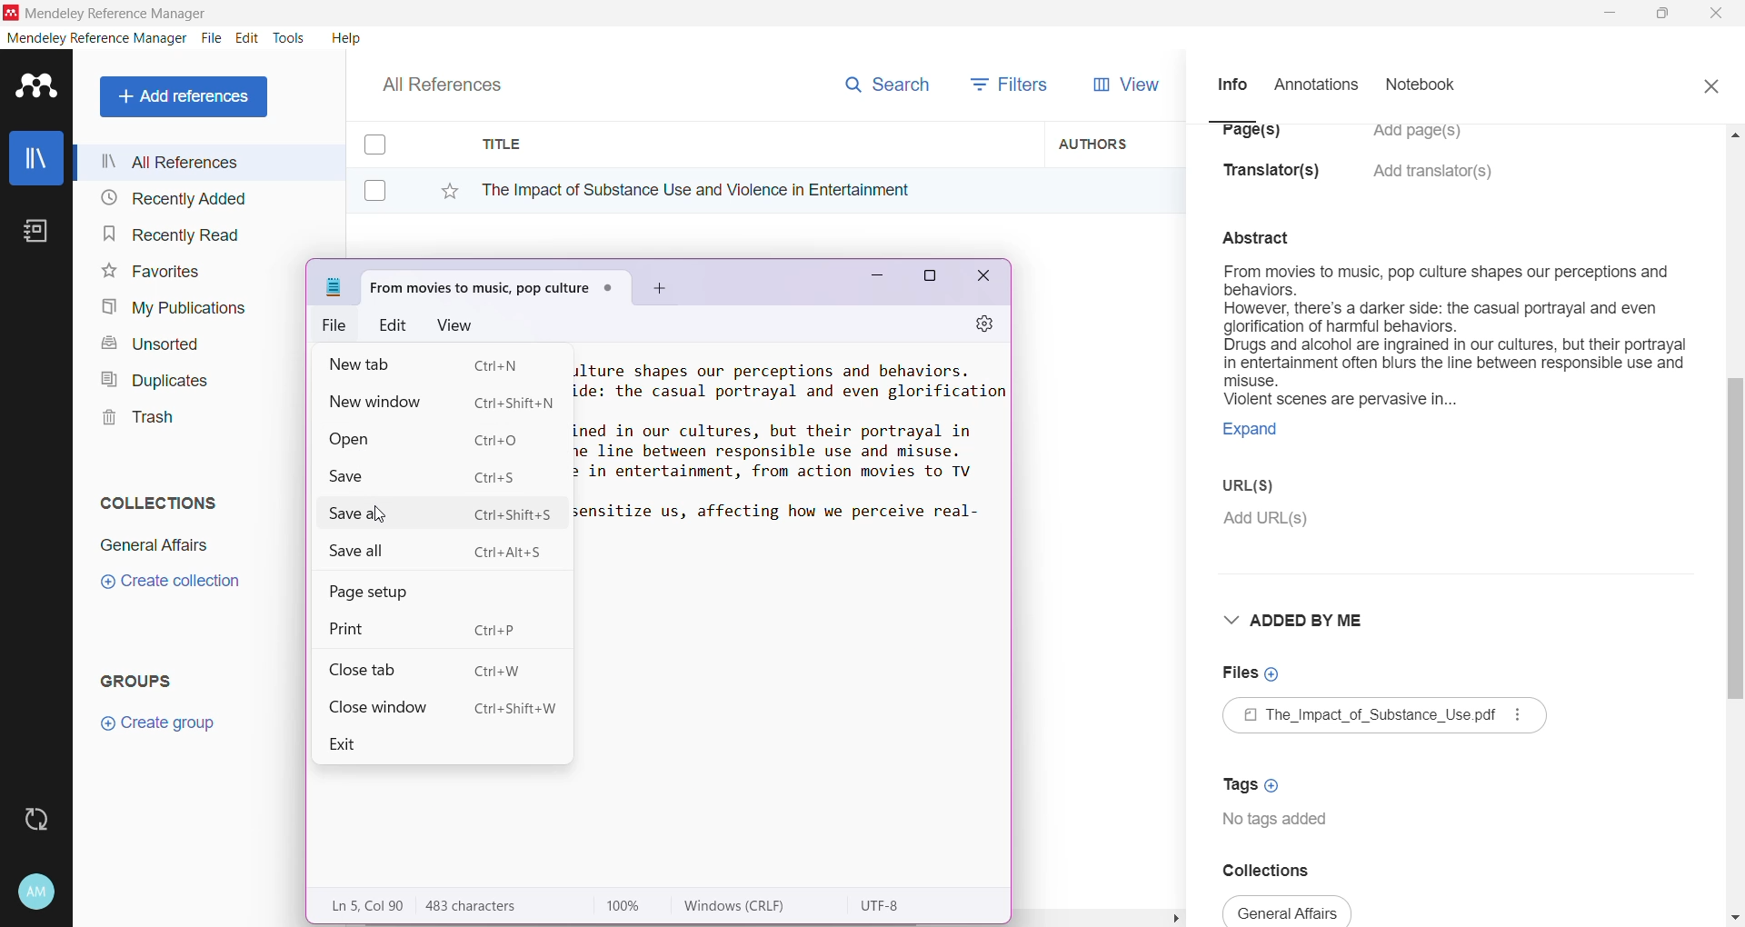 Image resolution: width=1745 pixels, height=927 pixels. What do you see at coordinates (384, 166) in the screenshot?
I see `Click to select item(s)` at bounding box center [384, 166].